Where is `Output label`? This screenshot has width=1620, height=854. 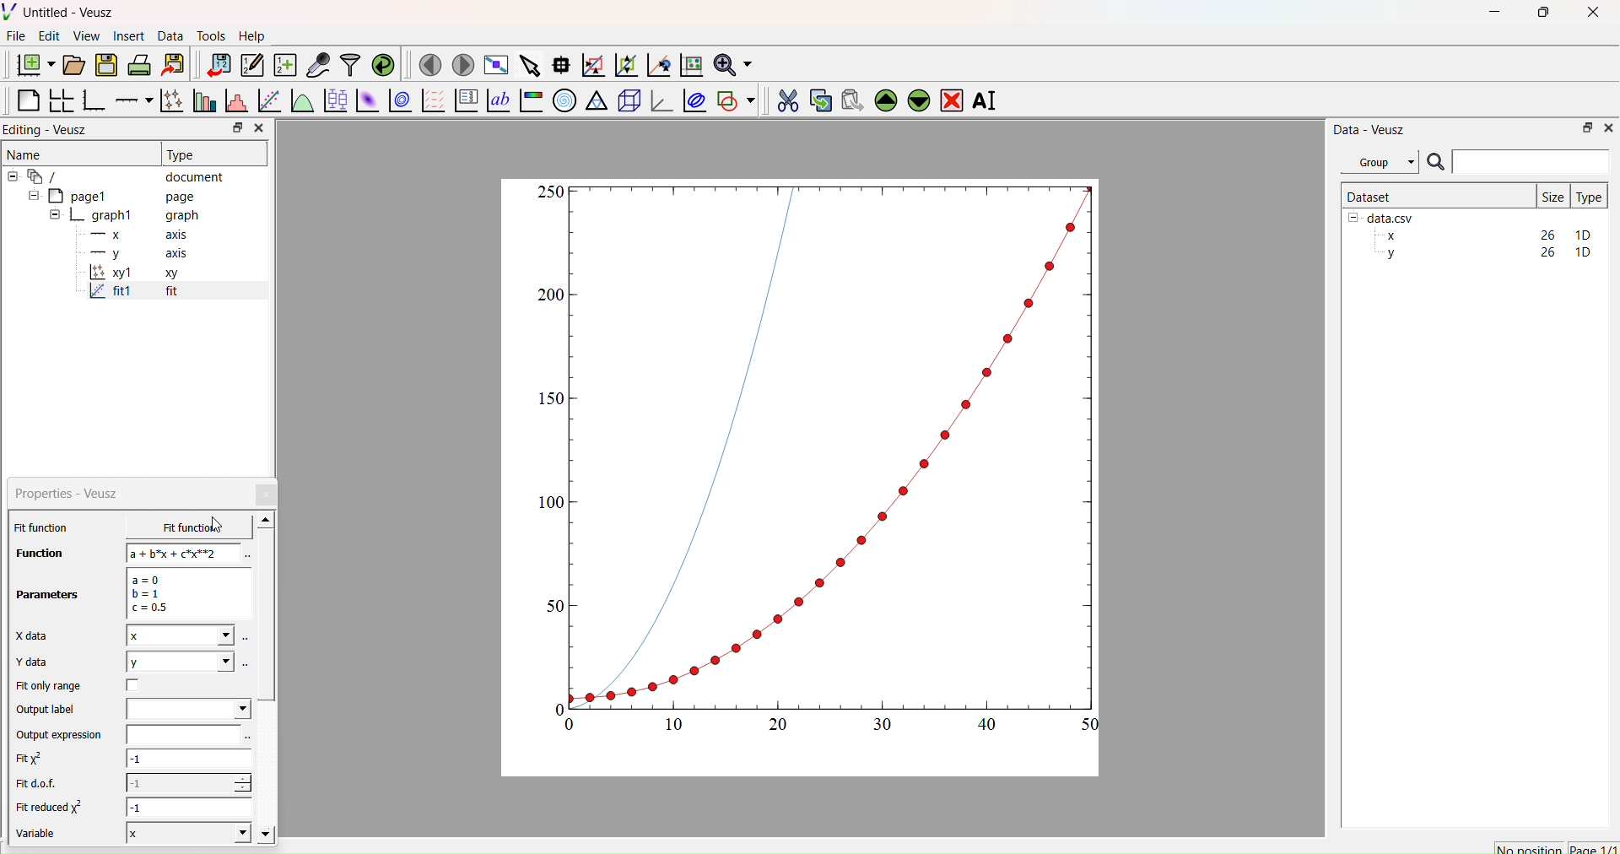 Output label is located at coordinates (49, 710).